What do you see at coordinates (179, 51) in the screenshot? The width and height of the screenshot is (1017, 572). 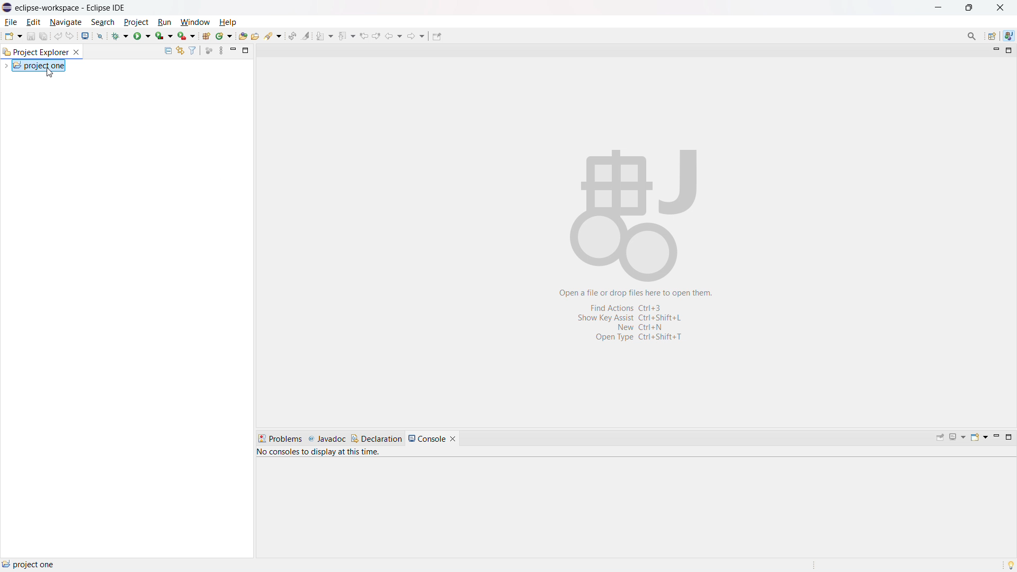 I see `link to editor` at bounding box center [179, 51].